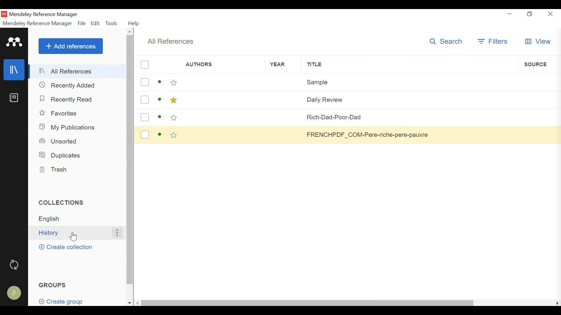  What do you see at coordinates (145, 82) in the screenshot?
I see `(un)select` at bounding box center [145, 82].